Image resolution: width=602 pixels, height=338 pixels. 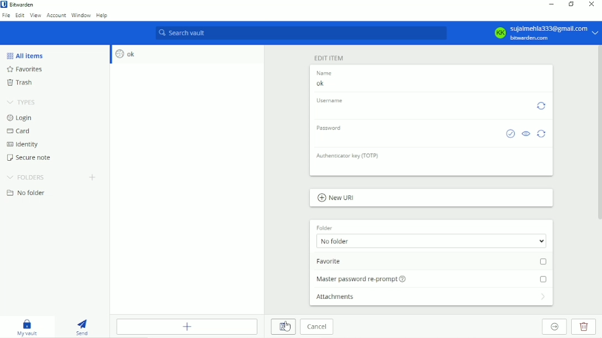 I want to click on Toggle visibility, so click(x=526, y=134).